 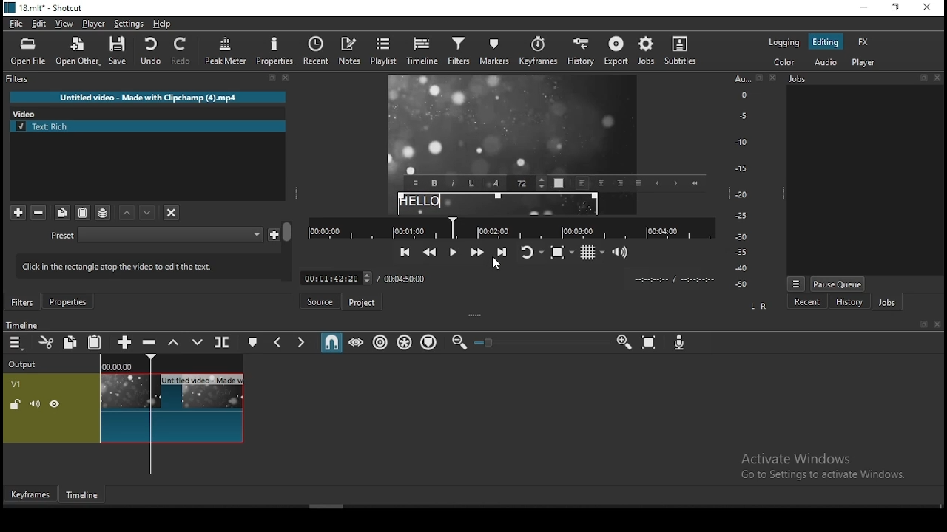 What do you see at coordinates (82, 213) in the screenshot?
I see `paste` at bounding box center [82, 213].